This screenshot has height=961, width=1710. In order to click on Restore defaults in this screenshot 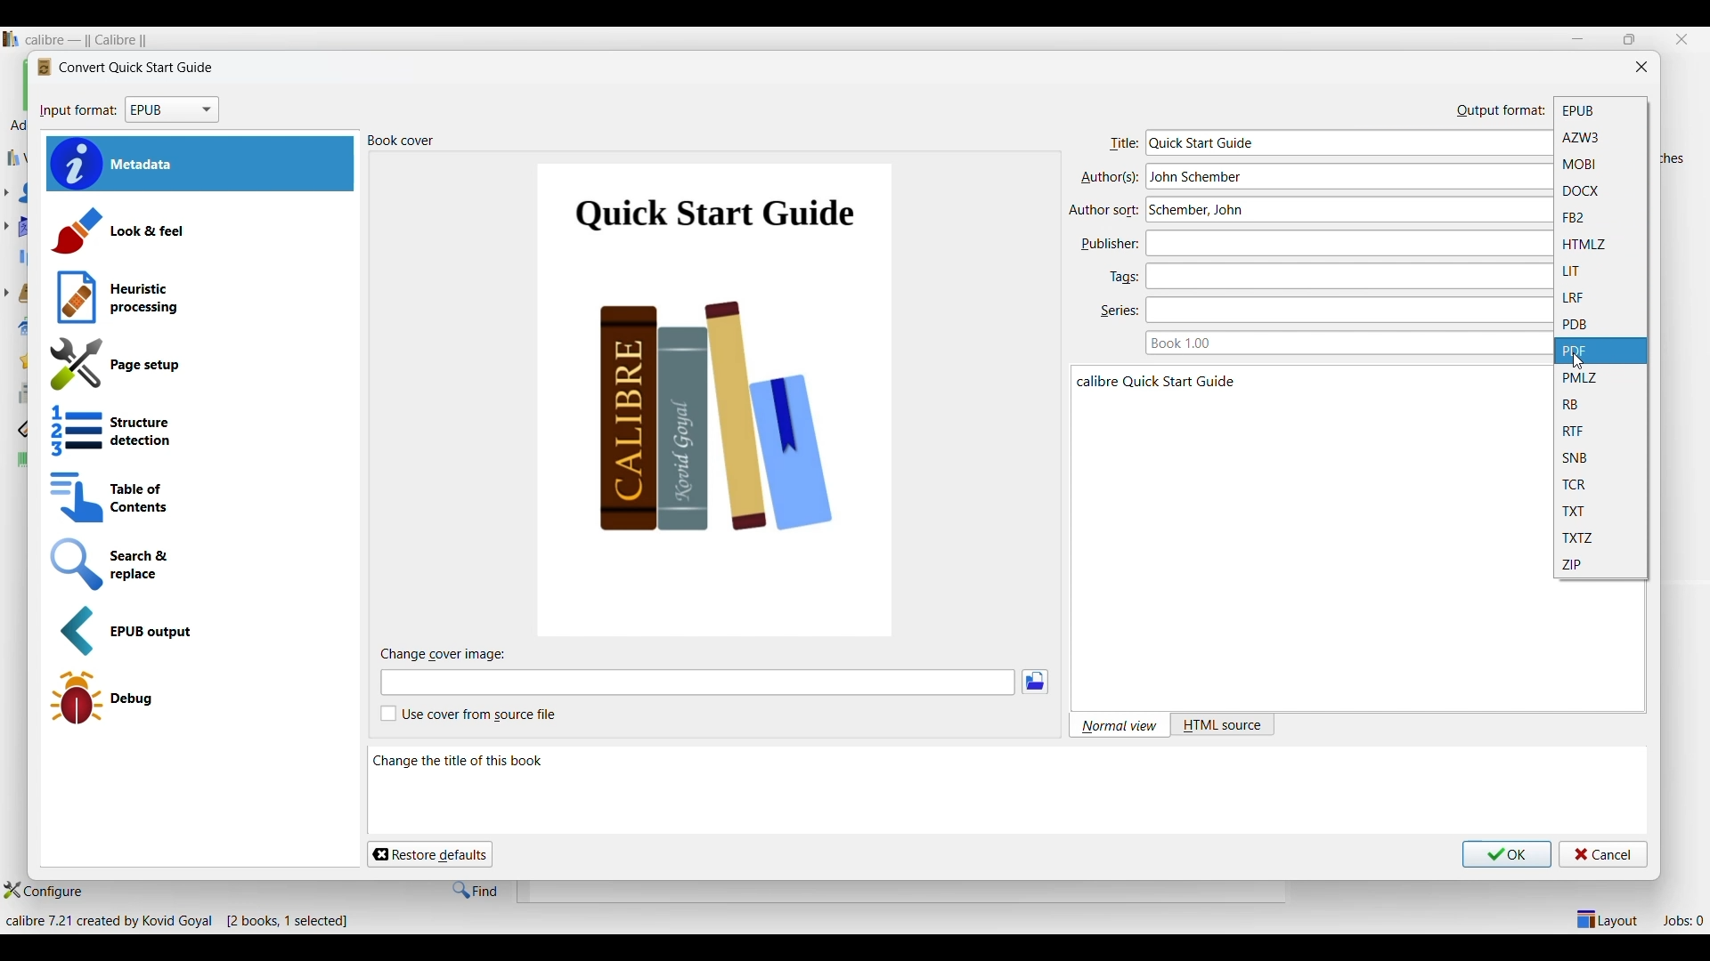, I will do `click(430, 855)`.